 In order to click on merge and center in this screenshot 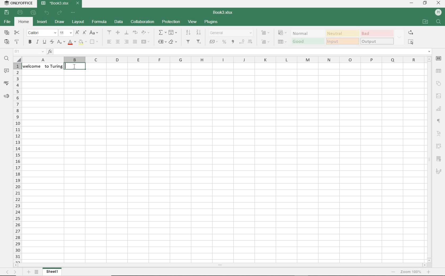, I will do `click(146, 42)`.